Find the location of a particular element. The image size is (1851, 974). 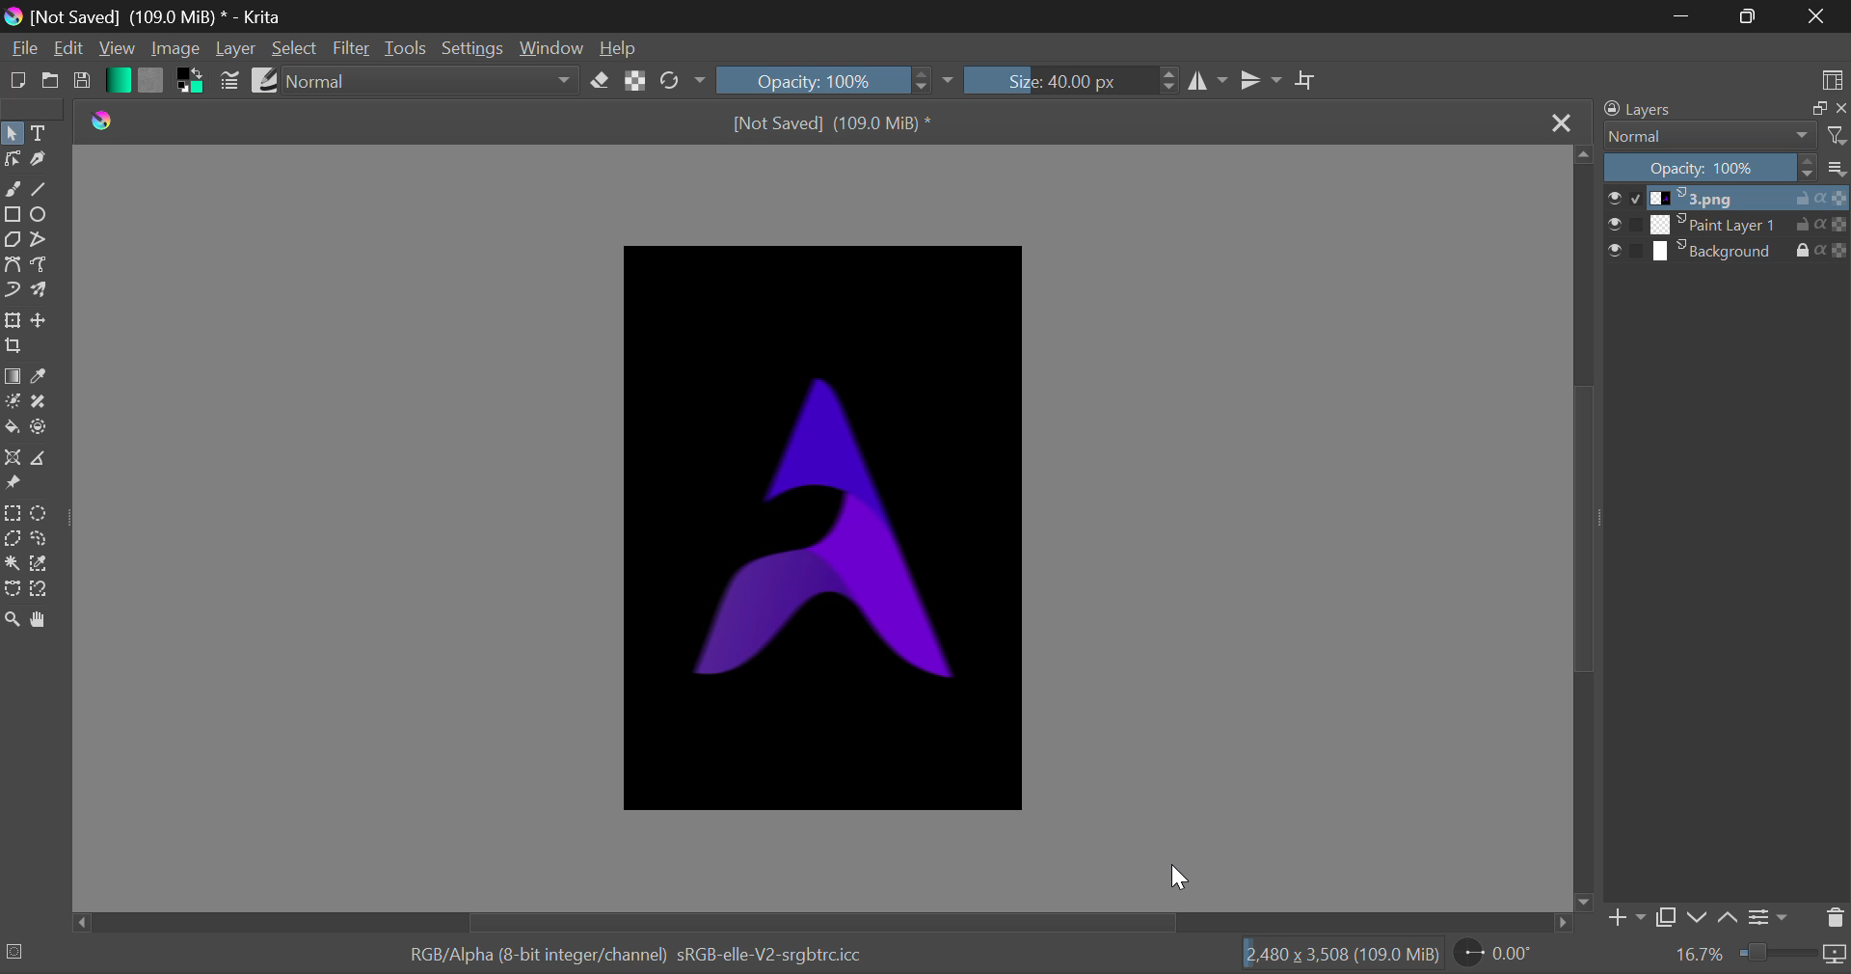

Gradient is located at coordinates (117, 79).